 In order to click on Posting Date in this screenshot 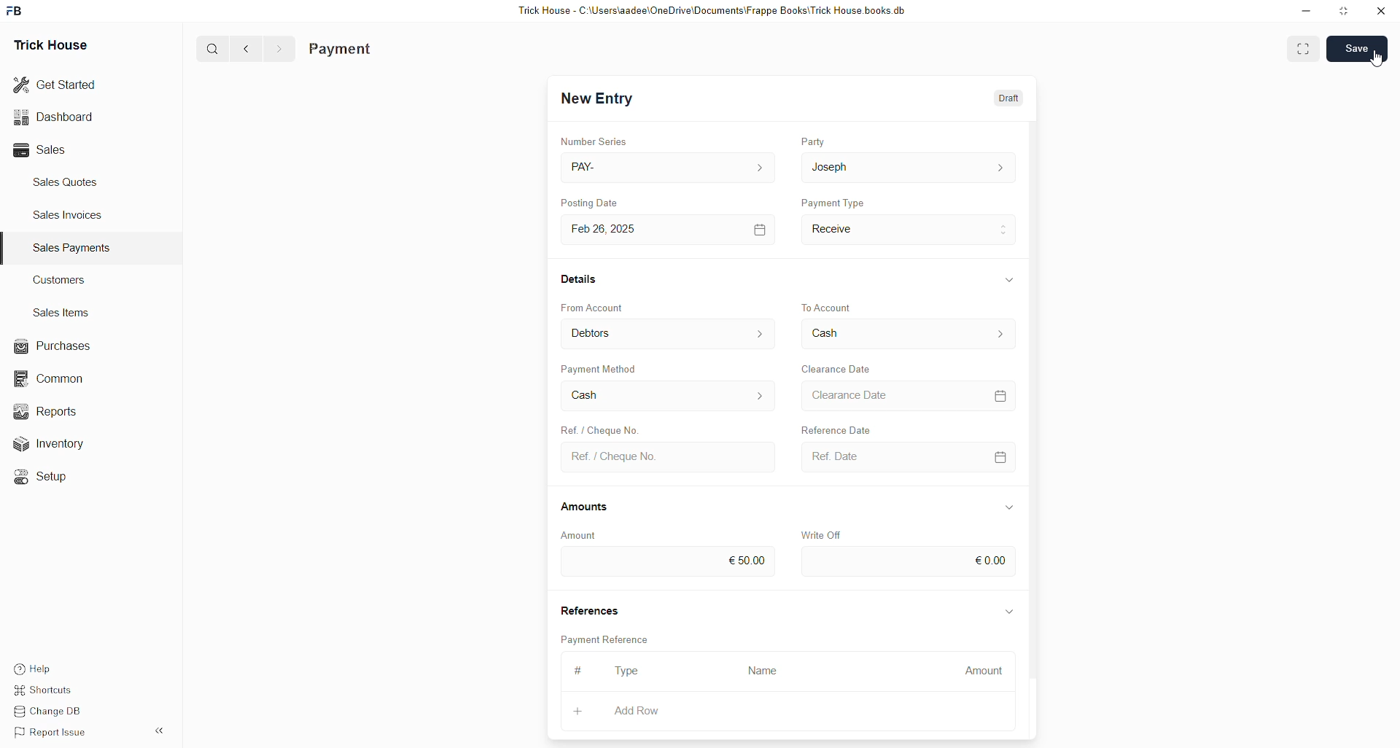, I will do `click(588, 202)`.